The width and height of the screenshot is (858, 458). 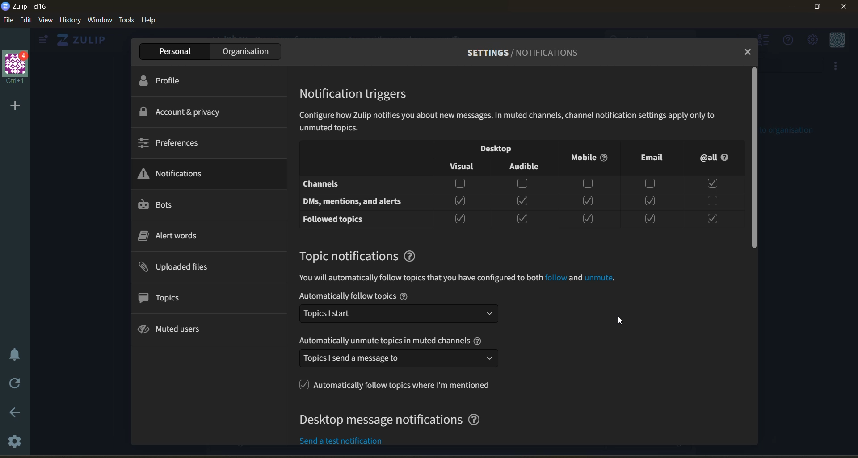 I want to click on automatically unmute topics, so click(x=399, y=341).